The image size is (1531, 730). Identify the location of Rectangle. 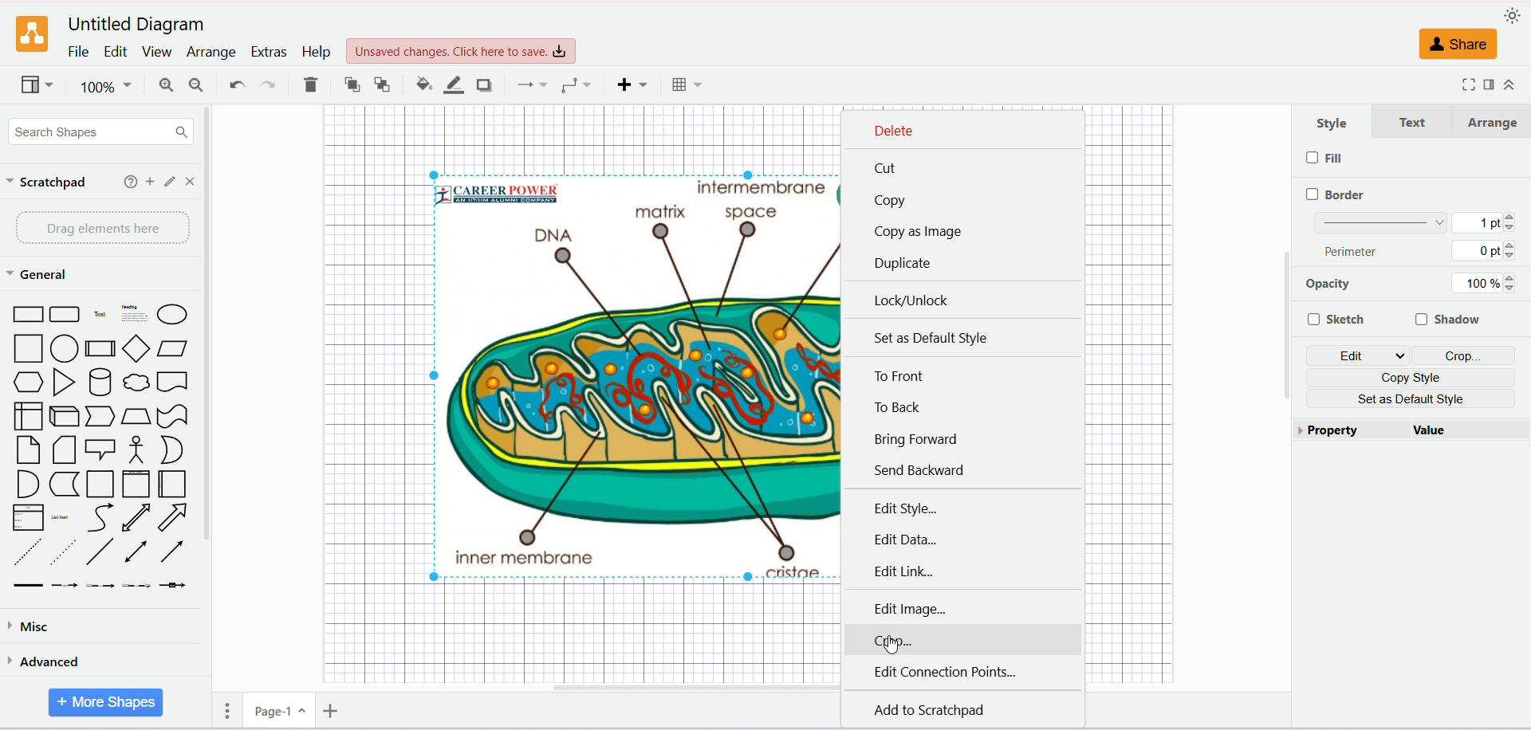
(30, 313).